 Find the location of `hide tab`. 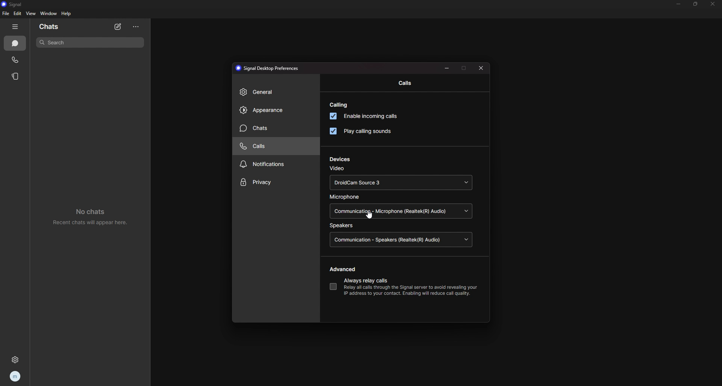

hide tab is located at coordinates (15, 27).